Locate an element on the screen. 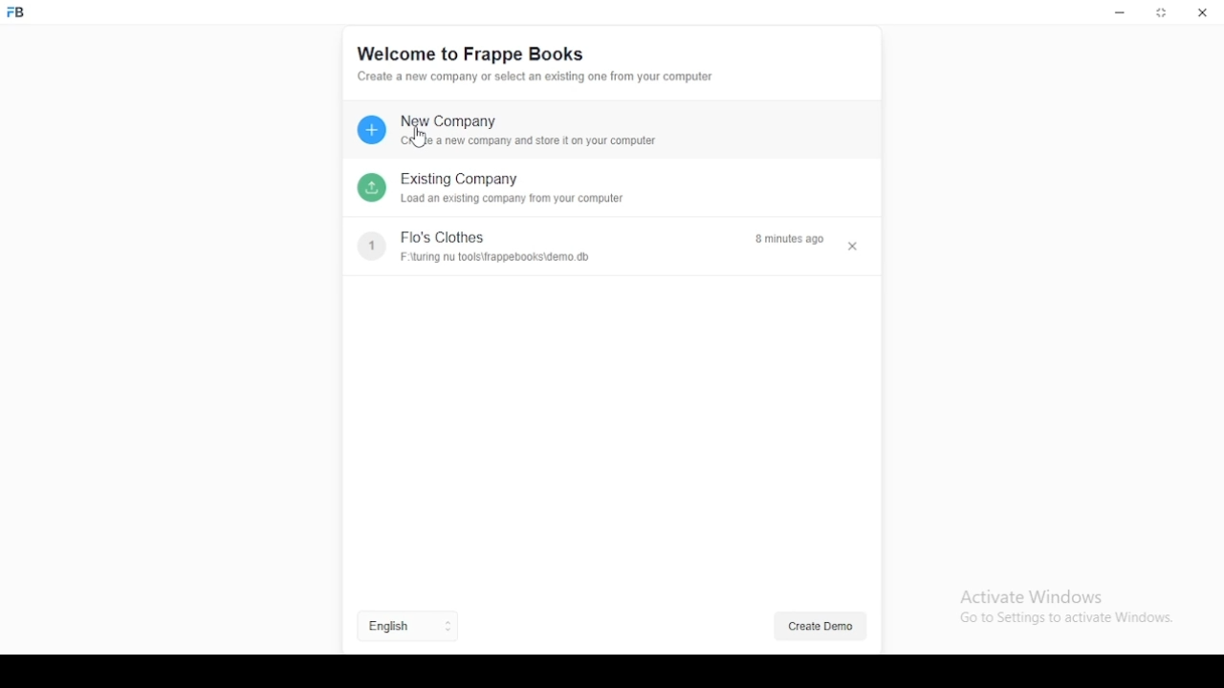 The image size is (1224, 688). new company Create a new company and store it on your computer is located at coordinates (511, 132).